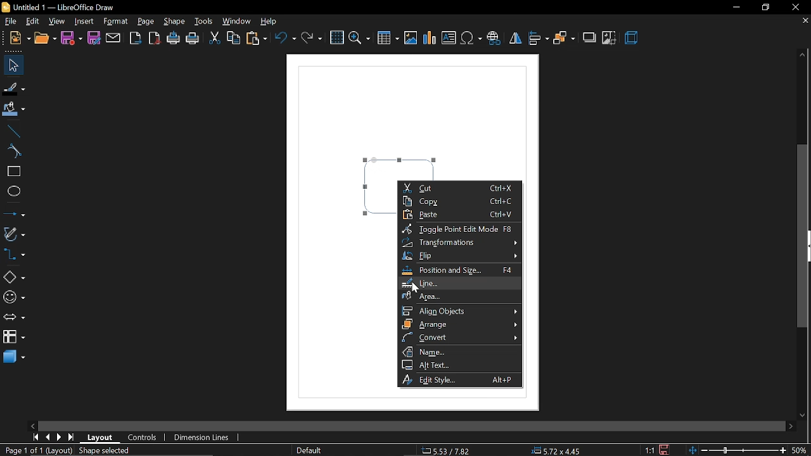 The image size is (811, 456). I want to click on name, so click(460, 351).